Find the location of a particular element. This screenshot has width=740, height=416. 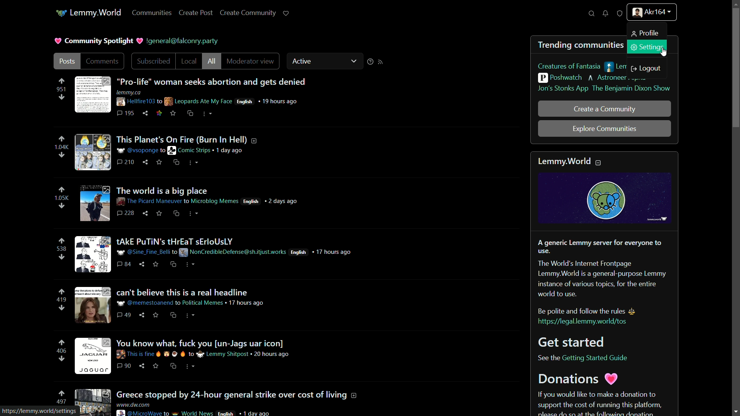

settings is located at coordinates (646, 46).